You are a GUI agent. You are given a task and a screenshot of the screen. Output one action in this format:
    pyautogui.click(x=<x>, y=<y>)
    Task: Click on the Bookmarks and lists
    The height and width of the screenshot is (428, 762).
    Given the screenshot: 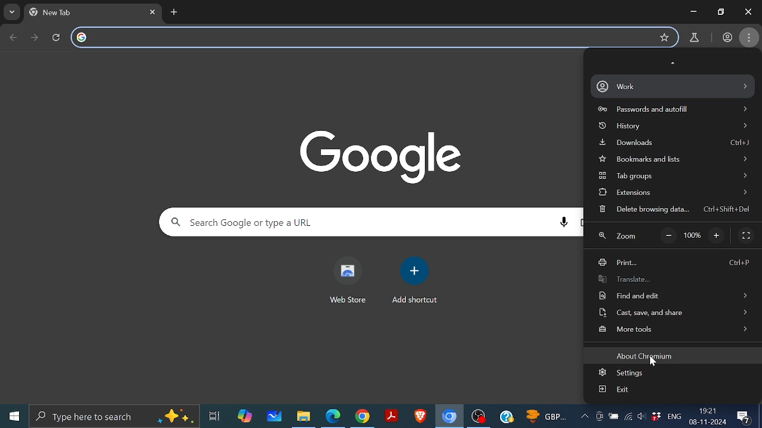 What is the action you would take?
    pyautogui.click(x=676, y=160)
    